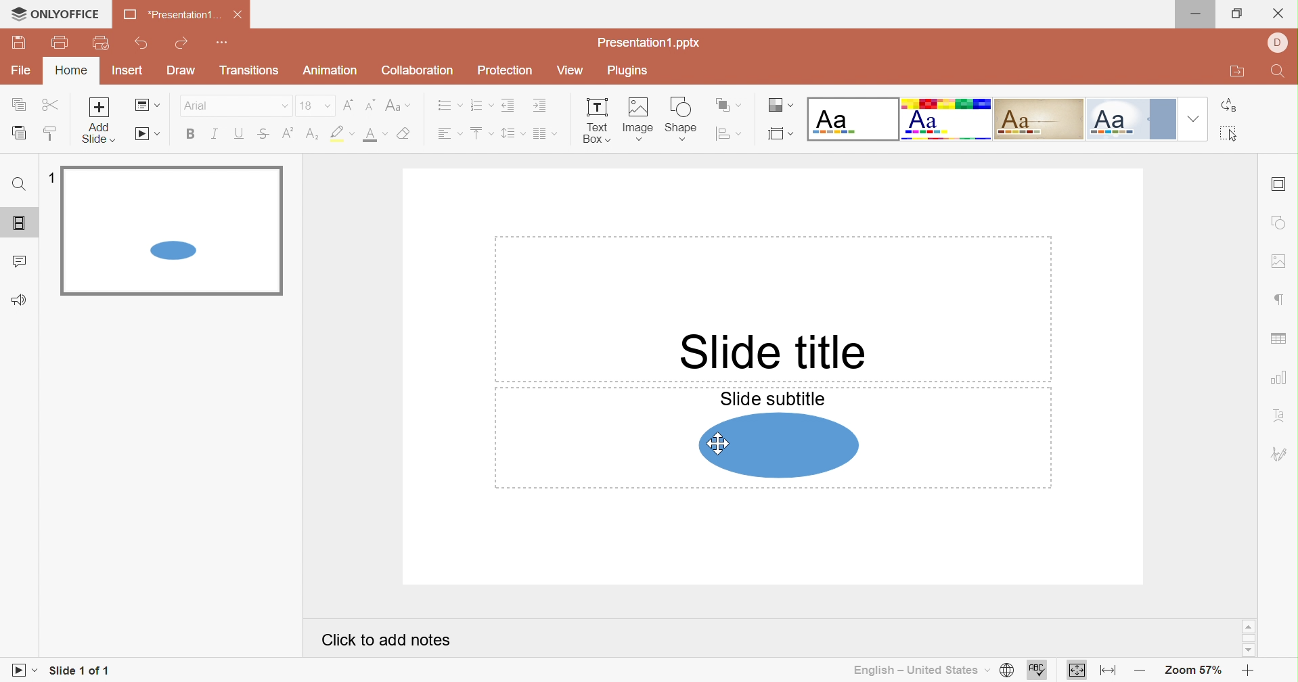 The height and width of the screenshot is (682, 1298). What do you see at coordinates (53, 179) in the screenshot?
I see `1` at bounding box center [53, 179].